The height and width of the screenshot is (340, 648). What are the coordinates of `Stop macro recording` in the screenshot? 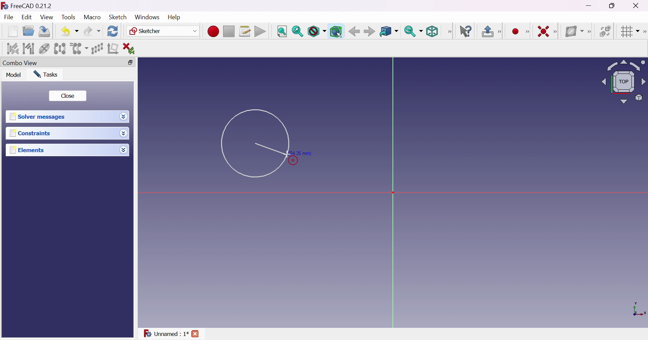 It's located at (228, 32).